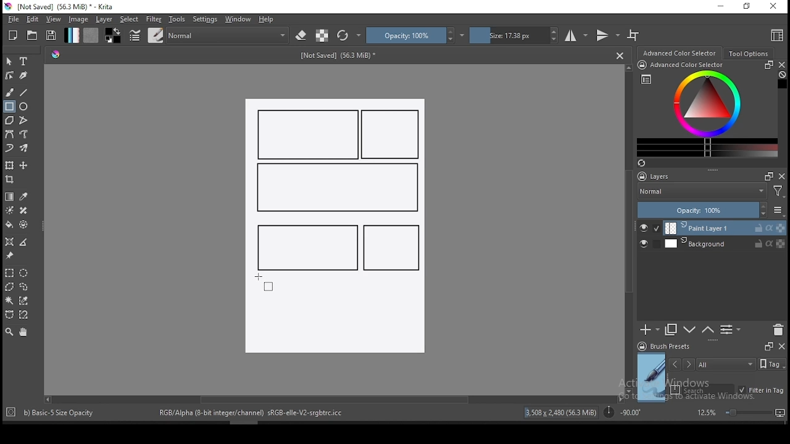  Describe the element at coordinates (681, 52) in the screenshot. I see `advance color selector` at that location.